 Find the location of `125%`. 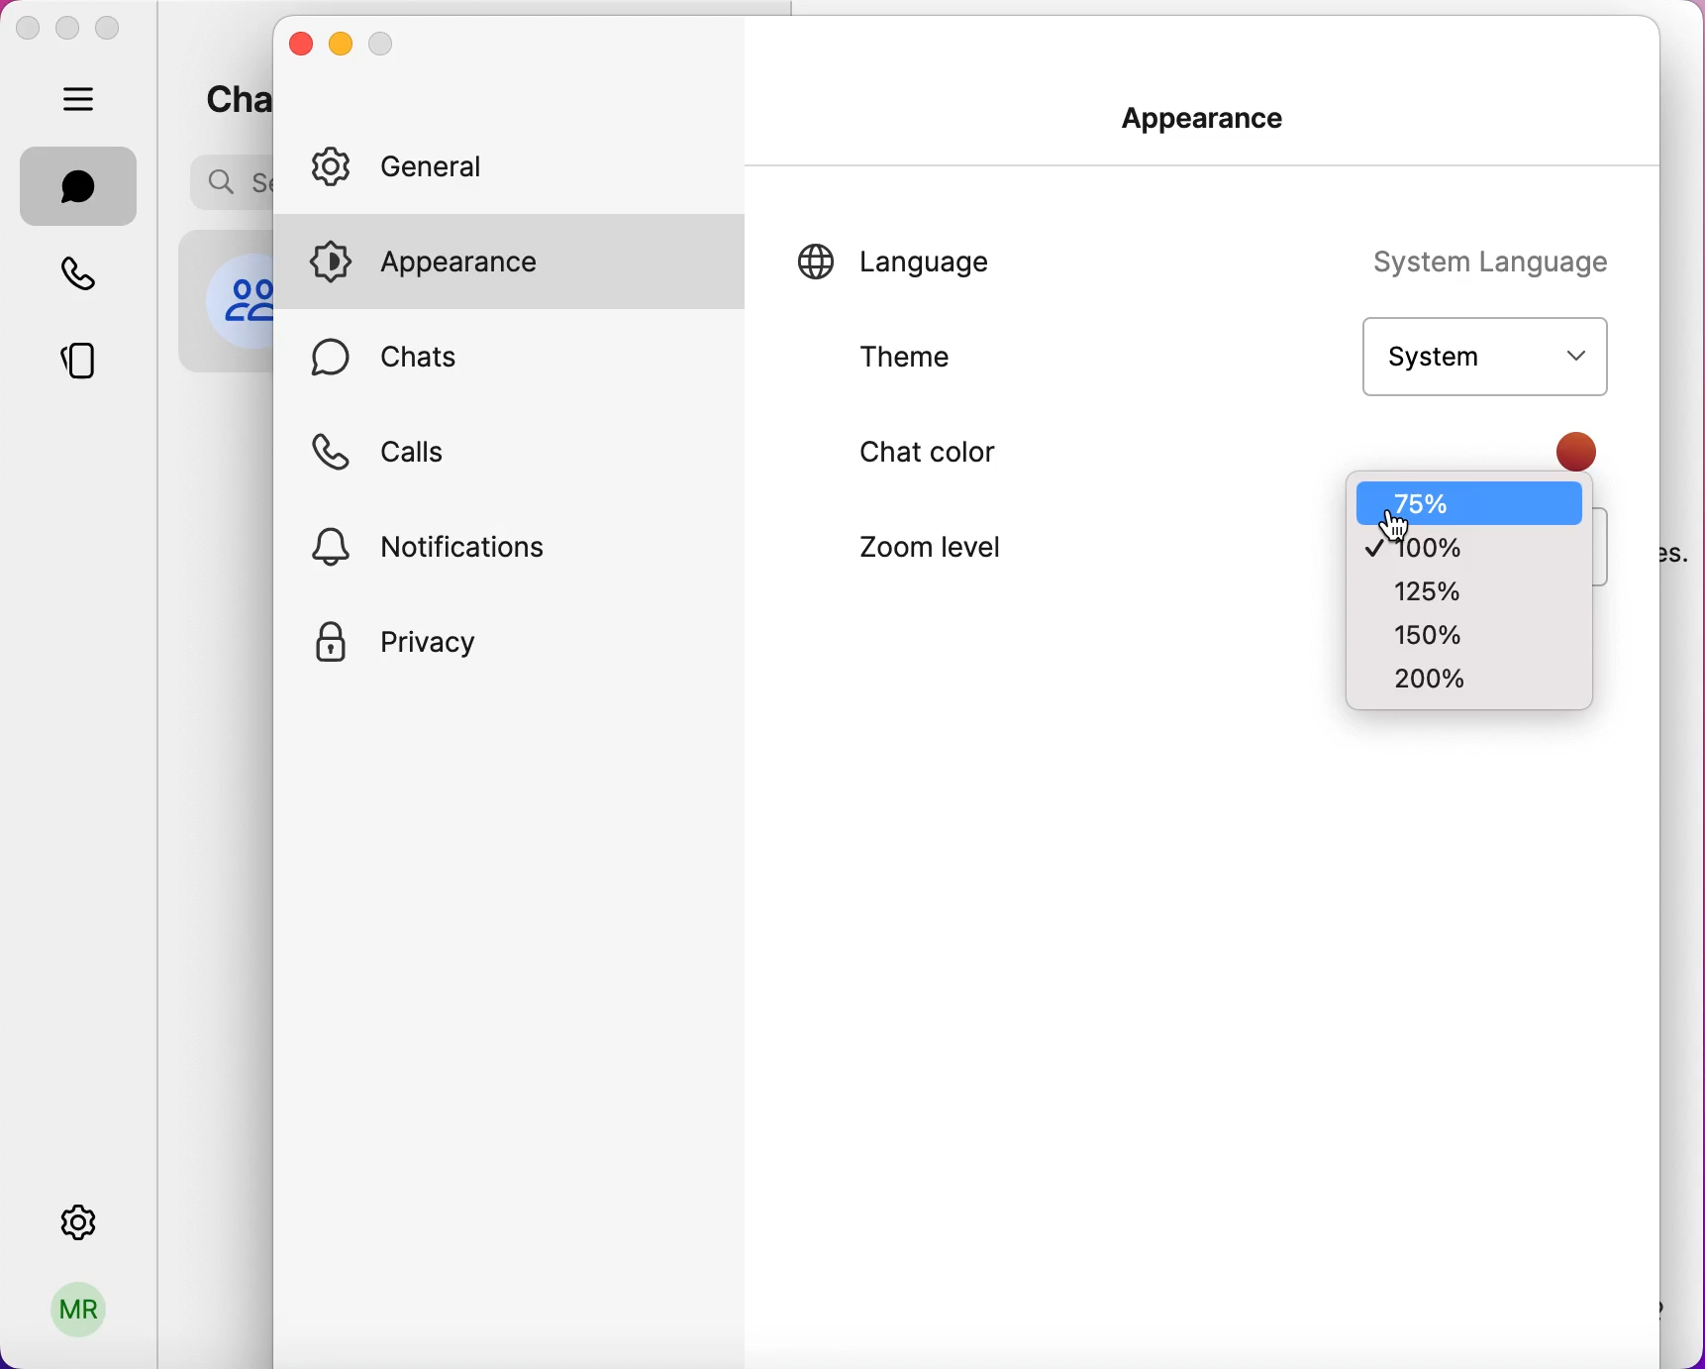

125% is located at coordinates (1480, 591).